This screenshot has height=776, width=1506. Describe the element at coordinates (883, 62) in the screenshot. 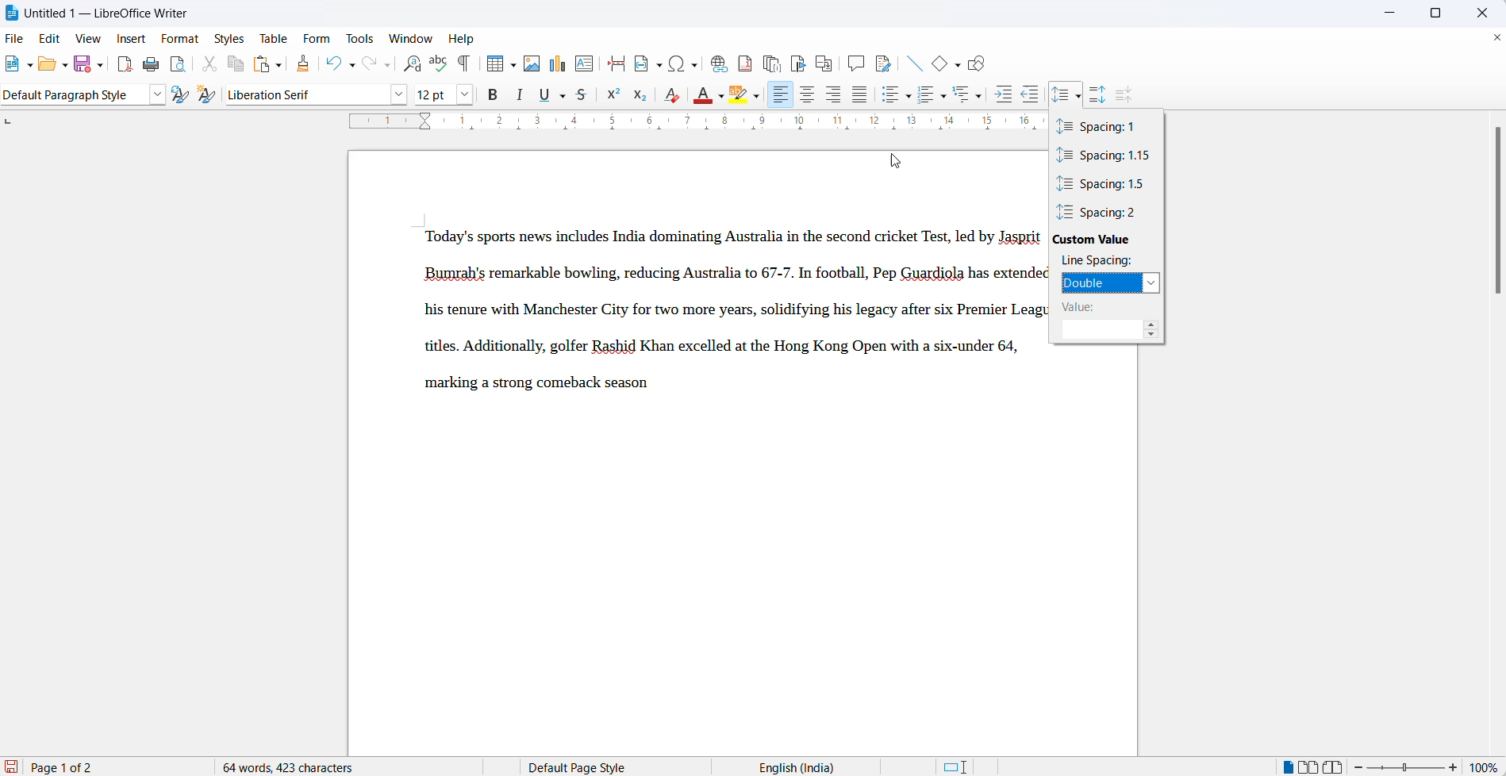

I see `show track changes functions` at that location.